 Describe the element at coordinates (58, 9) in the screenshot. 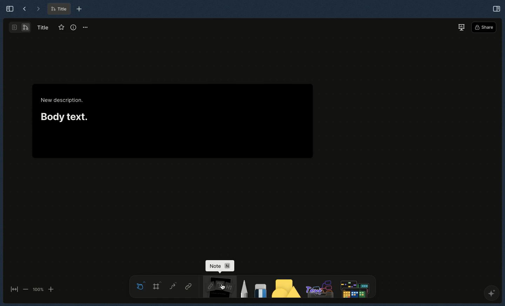

I see `Title` at that location.